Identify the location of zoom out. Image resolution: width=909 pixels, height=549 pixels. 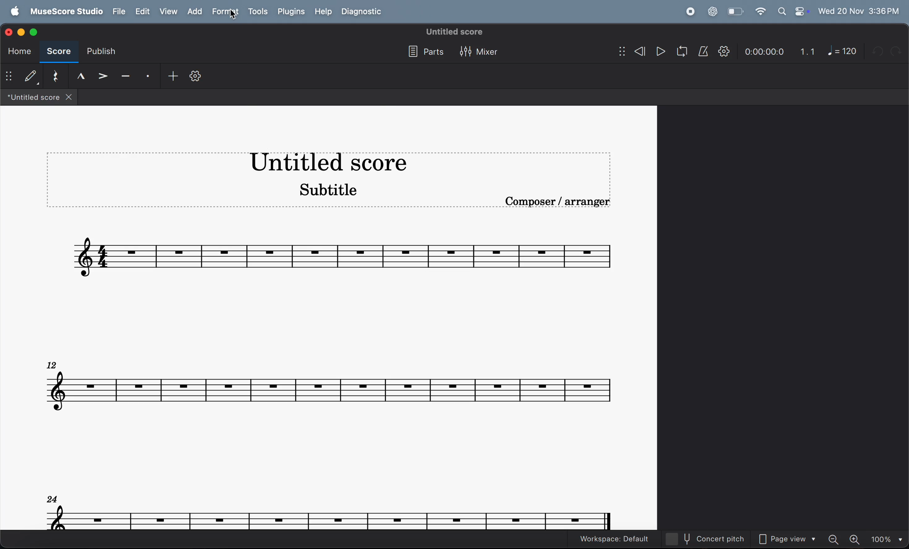
(836, 539).